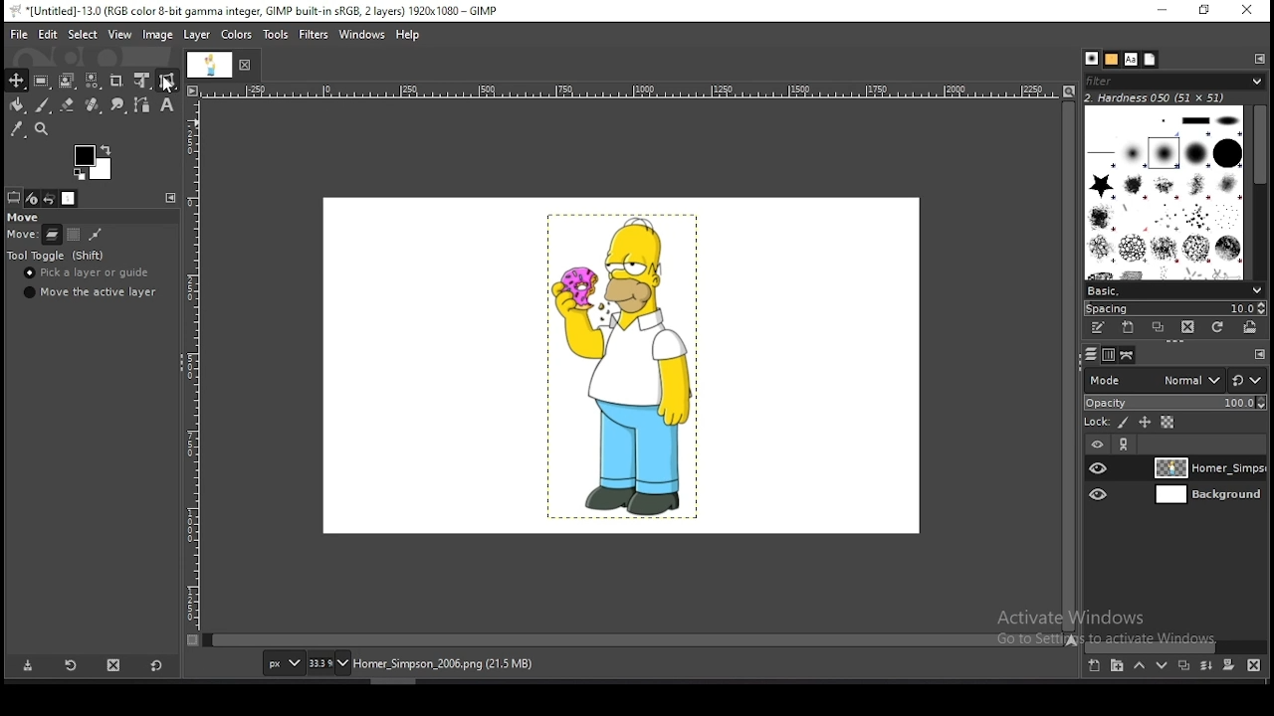  I want to click on channels, so click(1107, 354).